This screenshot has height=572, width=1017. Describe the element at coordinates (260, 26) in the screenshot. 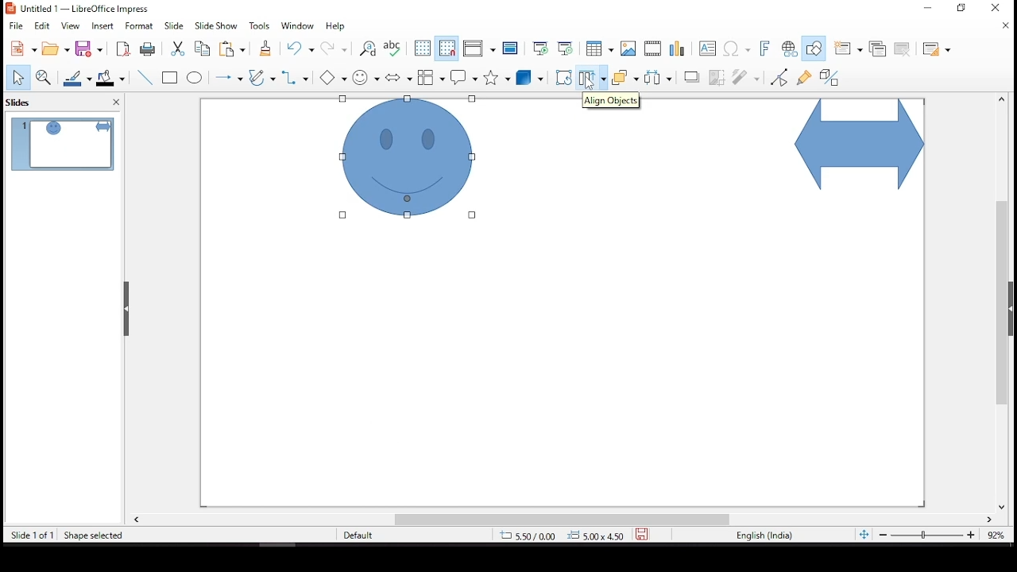

I see `tools` at that location.